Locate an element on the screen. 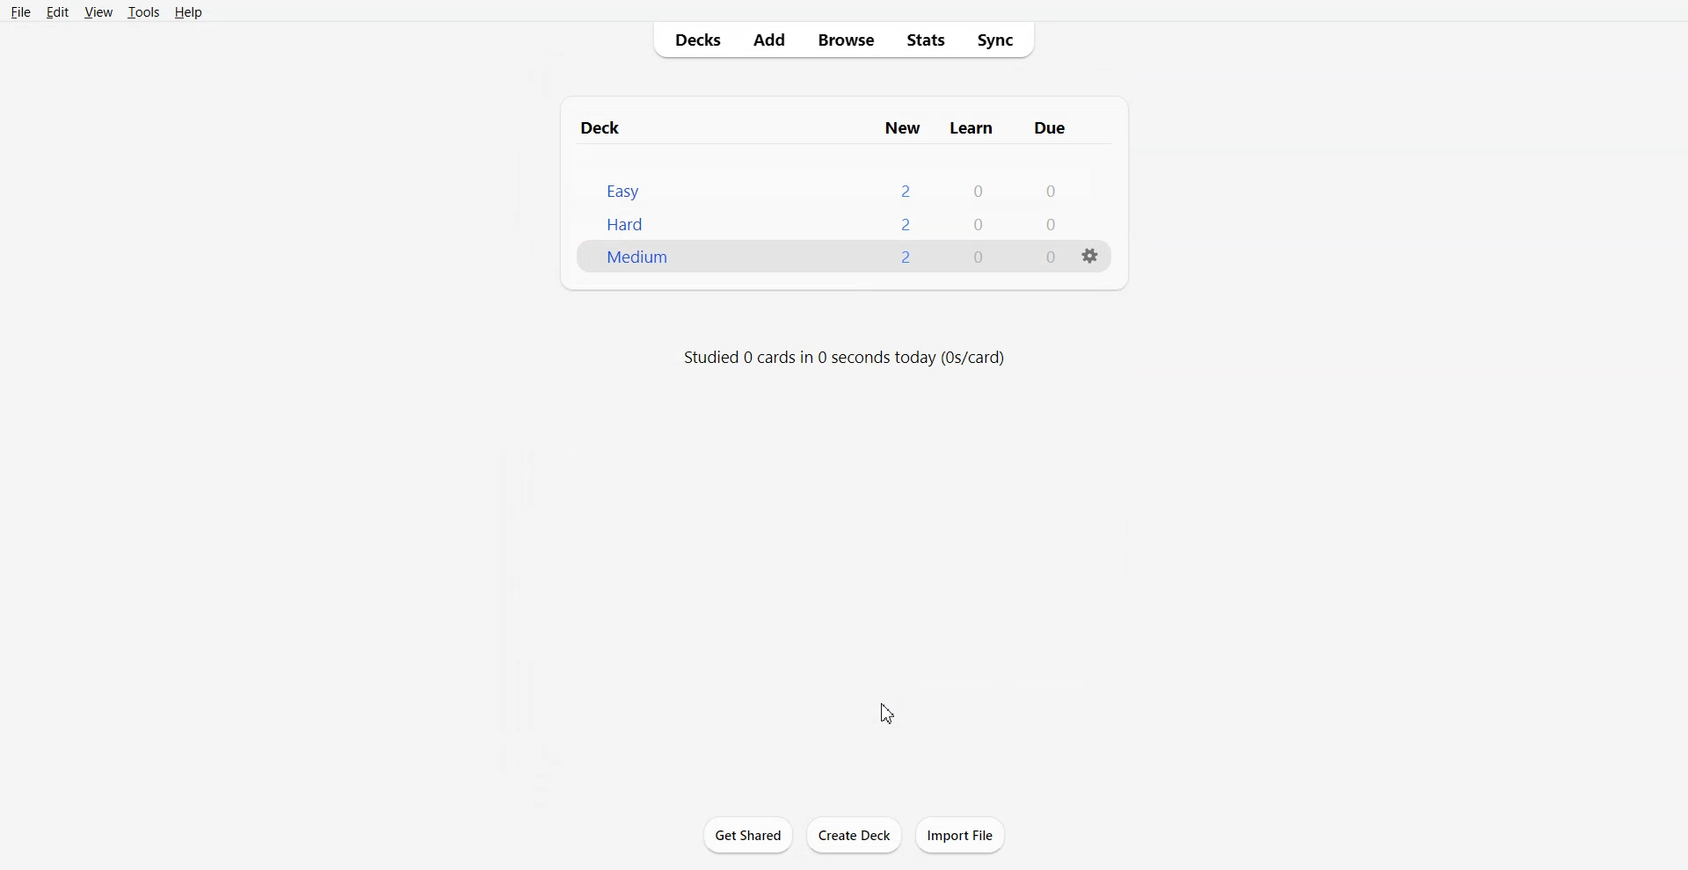  Deck File is located at coordinates (838, 178).